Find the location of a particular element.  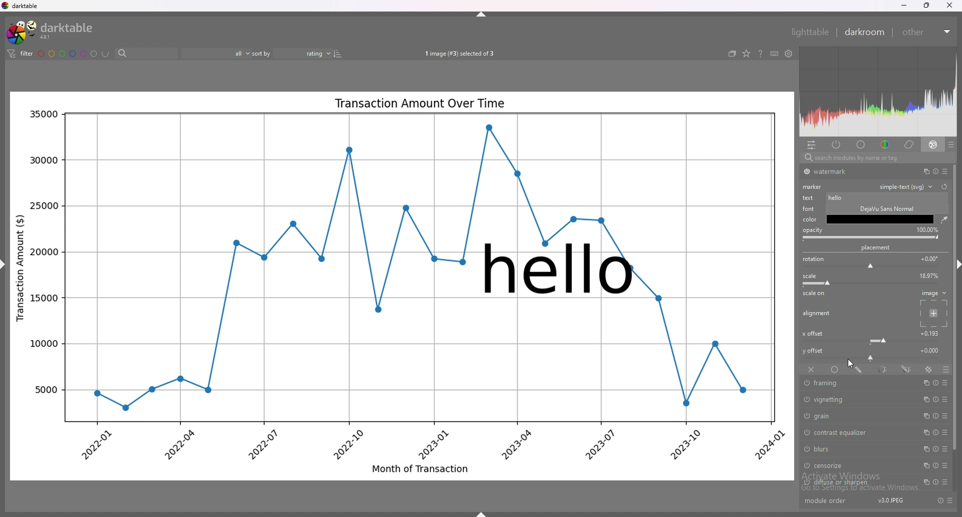

resize is located at coordinates (926, 5).